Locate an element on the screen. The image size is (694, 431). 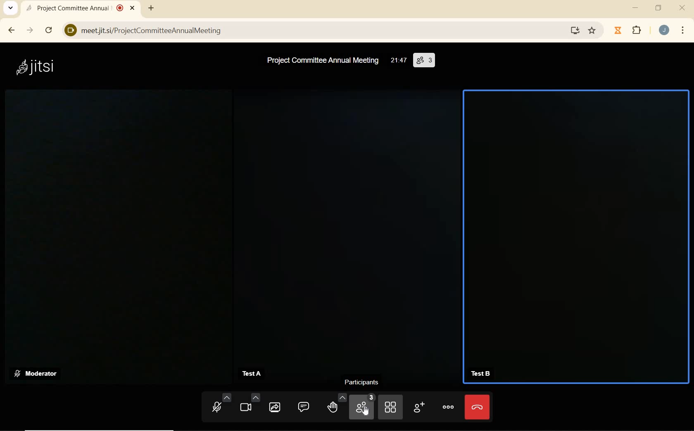
CHAT is located at coordinates (300, 407).